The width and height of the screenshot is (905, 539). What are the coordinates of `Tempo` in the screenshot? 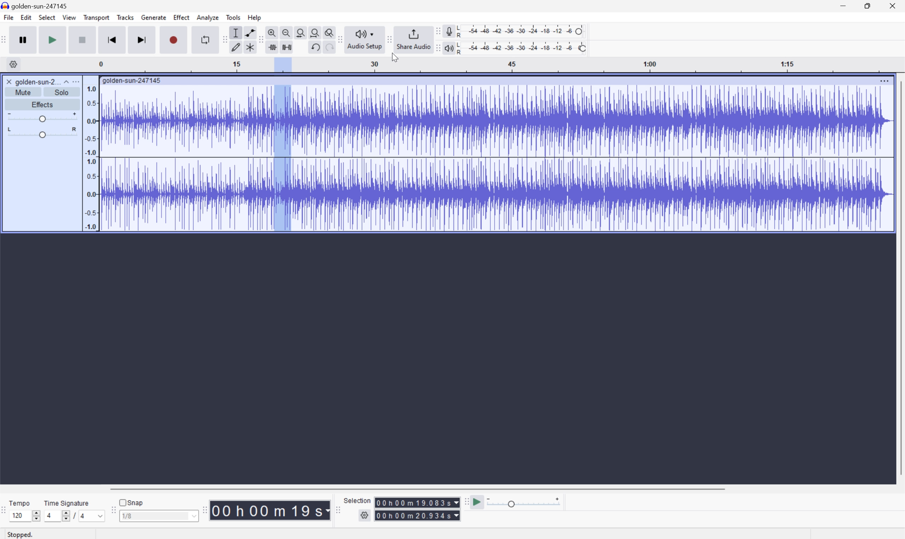 It's located at (19, 503).